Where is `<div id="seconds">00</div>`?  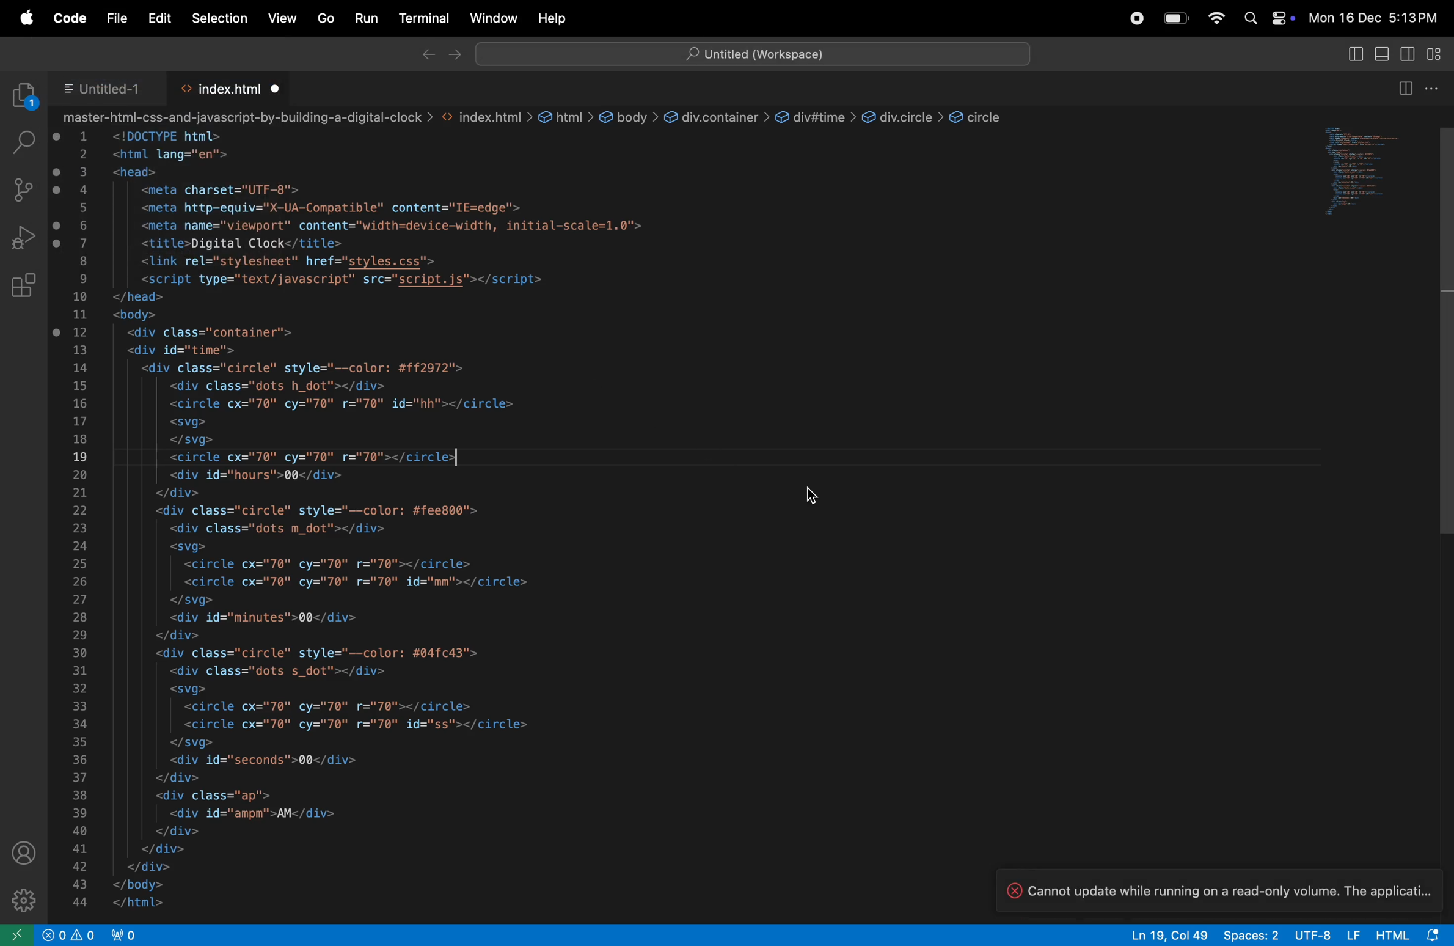
<div id="seconds">00</div> is located at coordinates (266, 760).